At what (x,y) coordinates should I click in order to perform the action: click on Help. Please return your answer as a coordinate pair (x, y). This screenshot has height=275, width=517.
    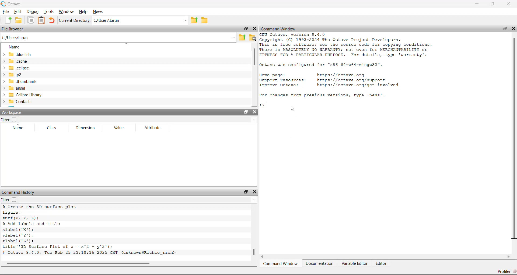
    Looking at the image, I should click on (84, 12).